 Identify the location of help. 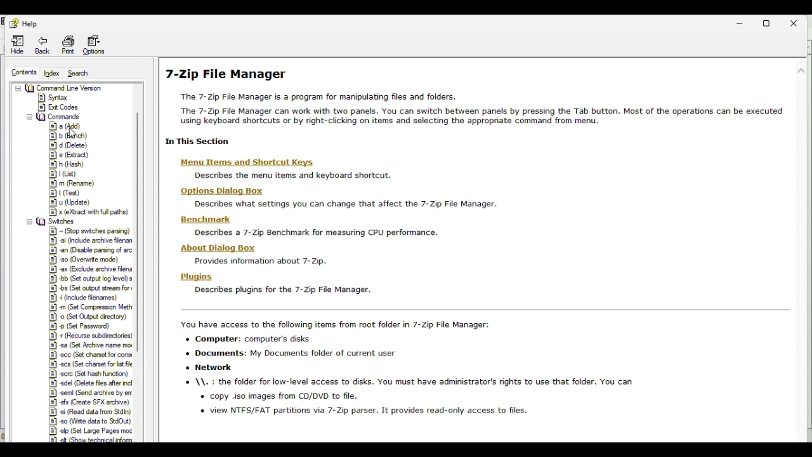
(27, 23).